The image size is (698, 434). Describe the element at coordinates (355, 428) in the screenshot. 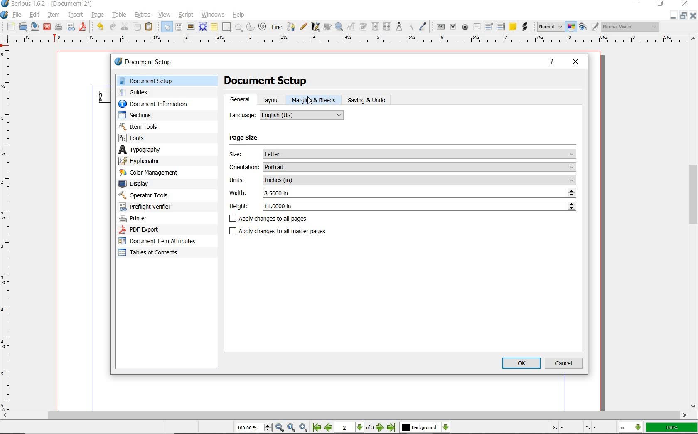

I see `2 of 3` at that location.